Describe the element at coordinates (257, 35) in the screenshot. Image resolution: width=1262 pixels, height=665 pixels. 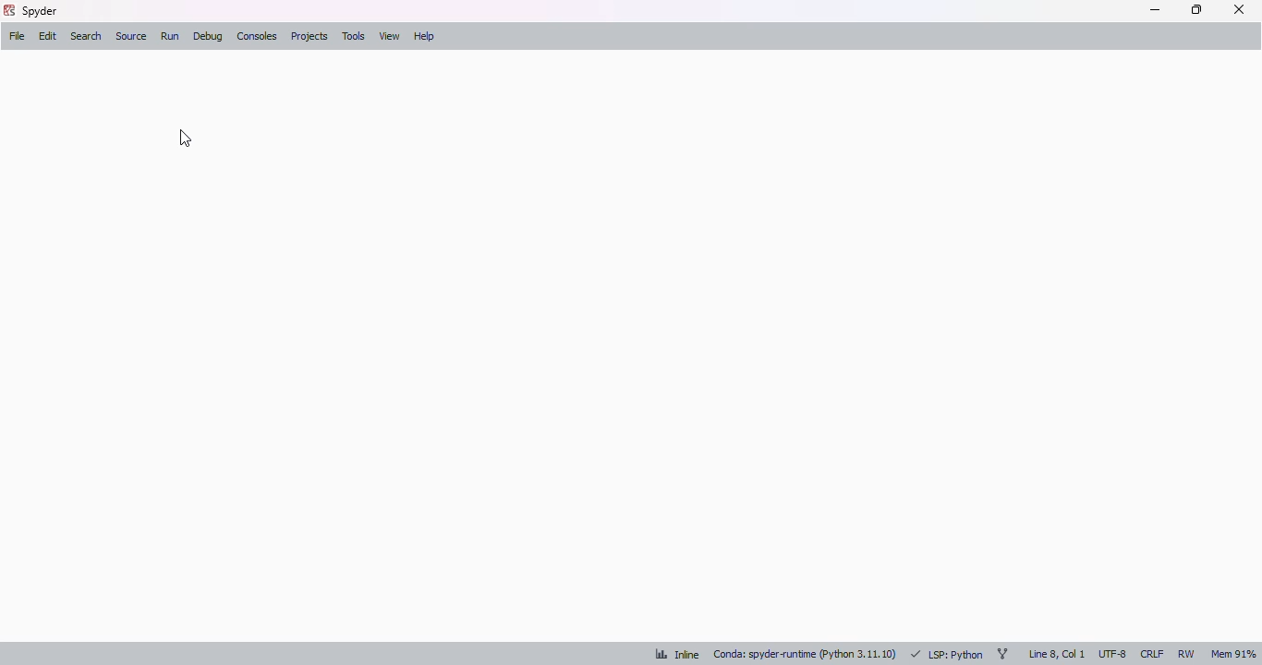
I see `consoles` at that location.